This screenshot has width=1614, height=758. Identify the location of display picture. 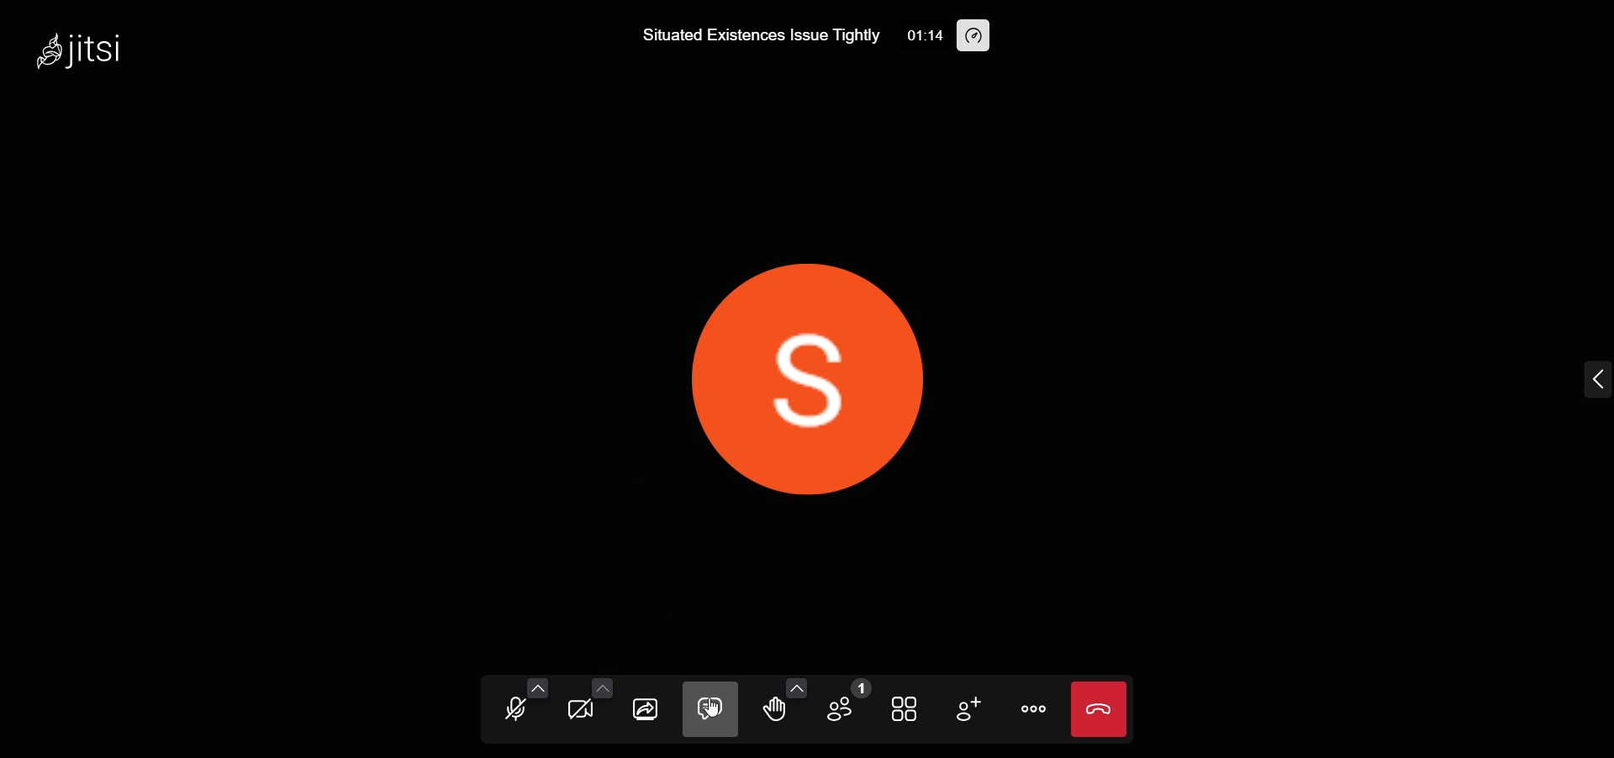
(810, 361).